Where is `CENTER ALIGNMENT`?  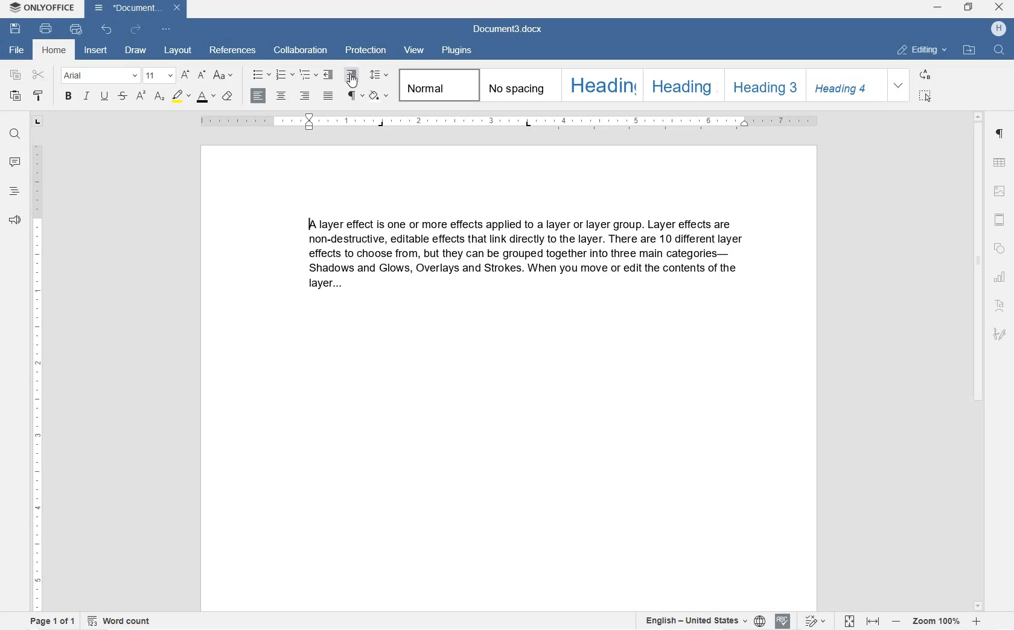
CENTER ALIGNMENT is located at coordinates (281, 97).